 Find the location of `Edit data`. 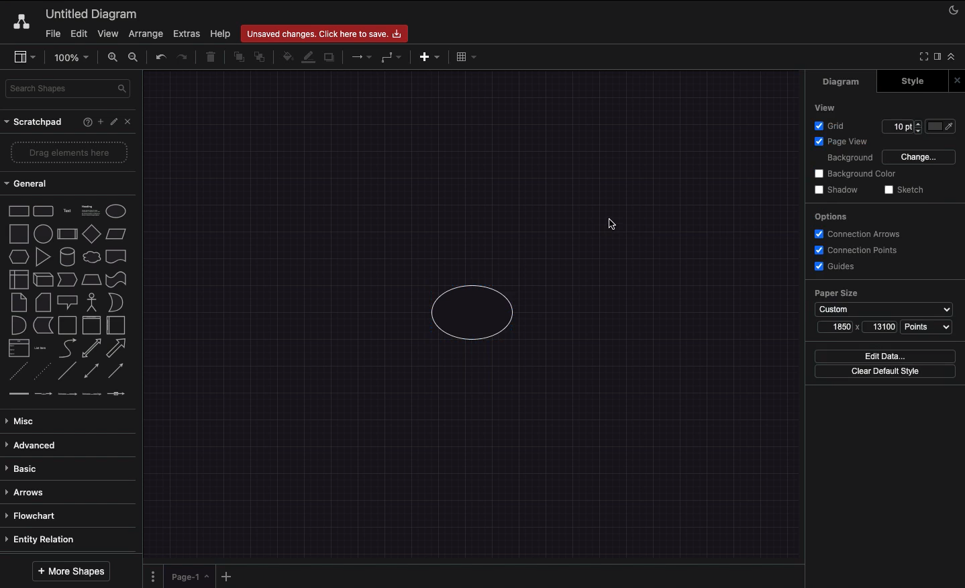

Edit data is located at coordinates (885, 356).